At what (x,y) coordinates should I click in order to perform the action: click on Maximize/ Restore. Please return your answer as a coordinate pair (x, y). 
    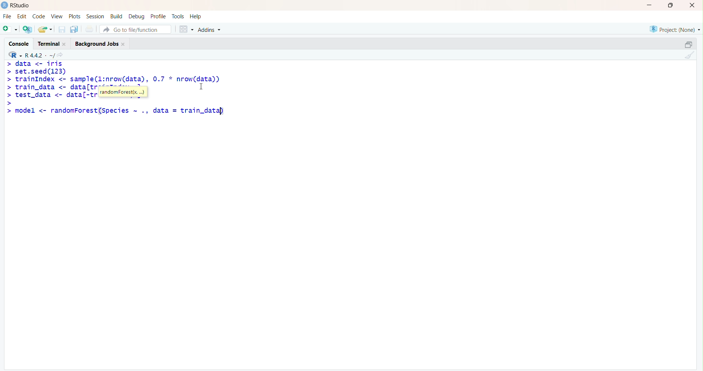
    Looking at the image, I should click on (687, 44).